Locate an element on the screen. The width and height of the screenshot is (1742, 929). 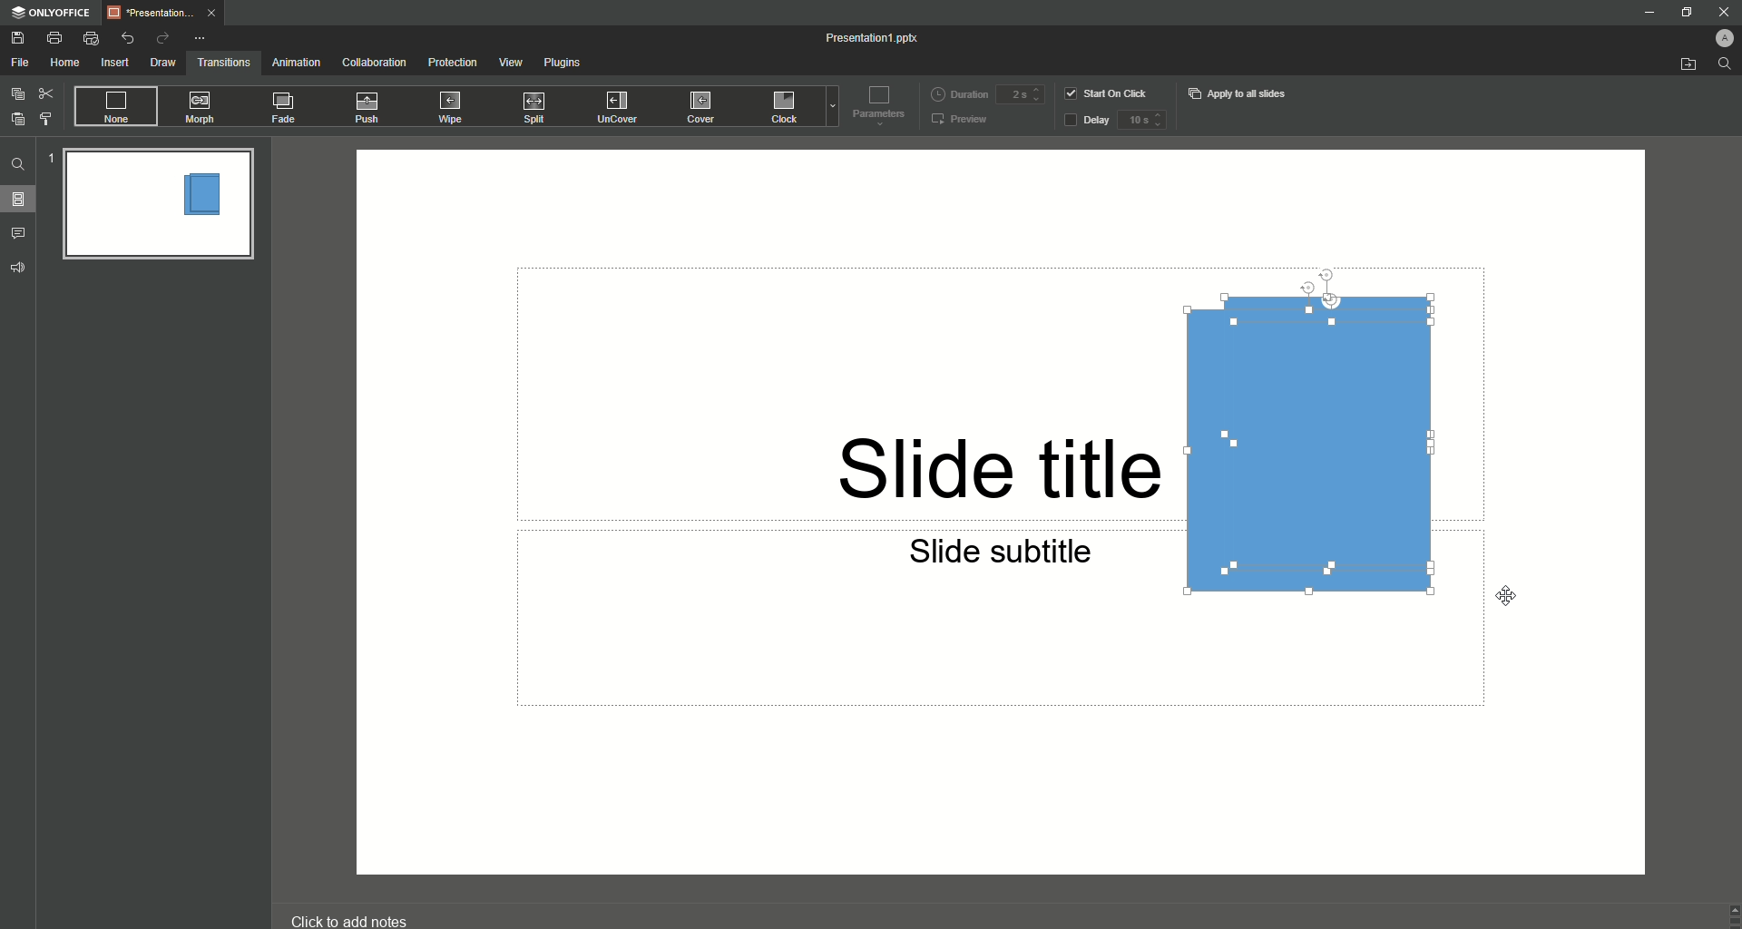
Undo is located at coordinates (129, 37).